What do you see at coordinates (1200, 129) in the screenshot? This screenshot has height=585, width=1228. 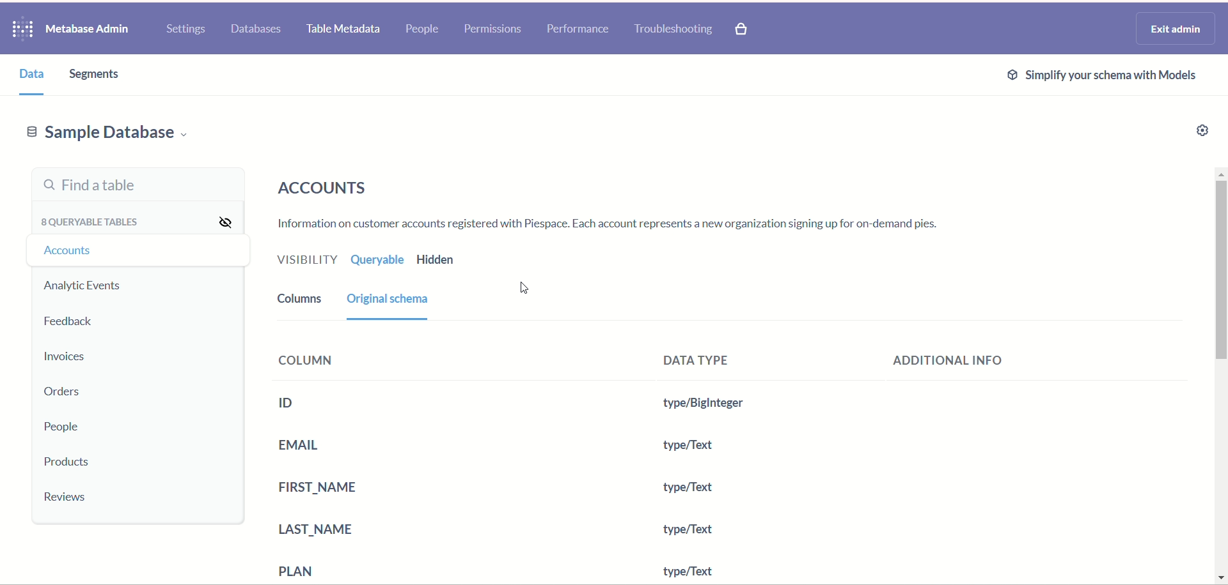 I see `settings` at bounding box center [1200, 129].